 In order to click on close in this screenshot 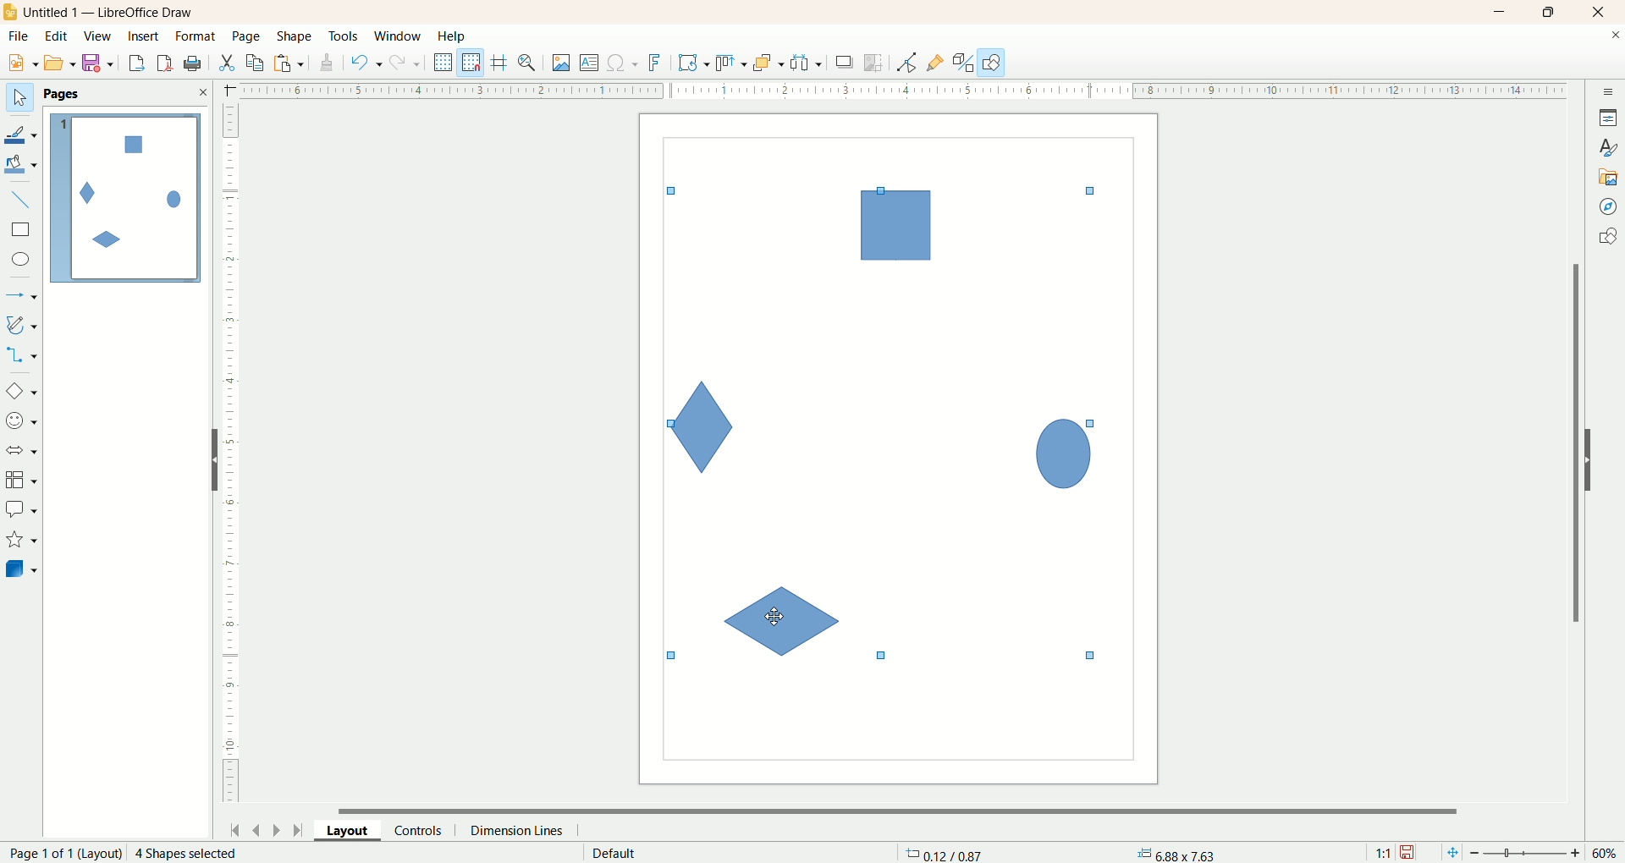, I will do `click(202, 92)`.